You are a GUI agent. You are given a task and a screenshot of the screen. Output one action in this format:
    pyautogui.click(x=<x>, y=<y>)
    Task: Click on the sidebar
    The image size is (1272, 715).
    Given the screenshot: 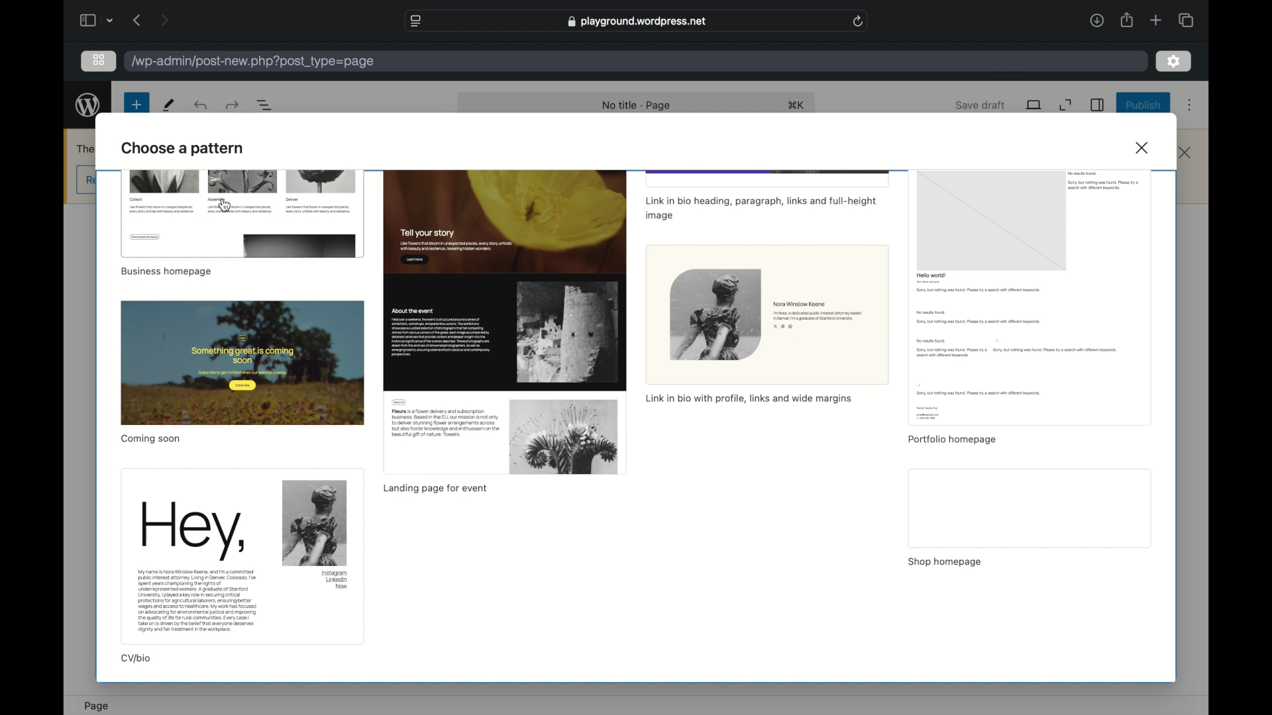 What is the action you would take?
    pyautogui.click(x=1096, y=105)
    